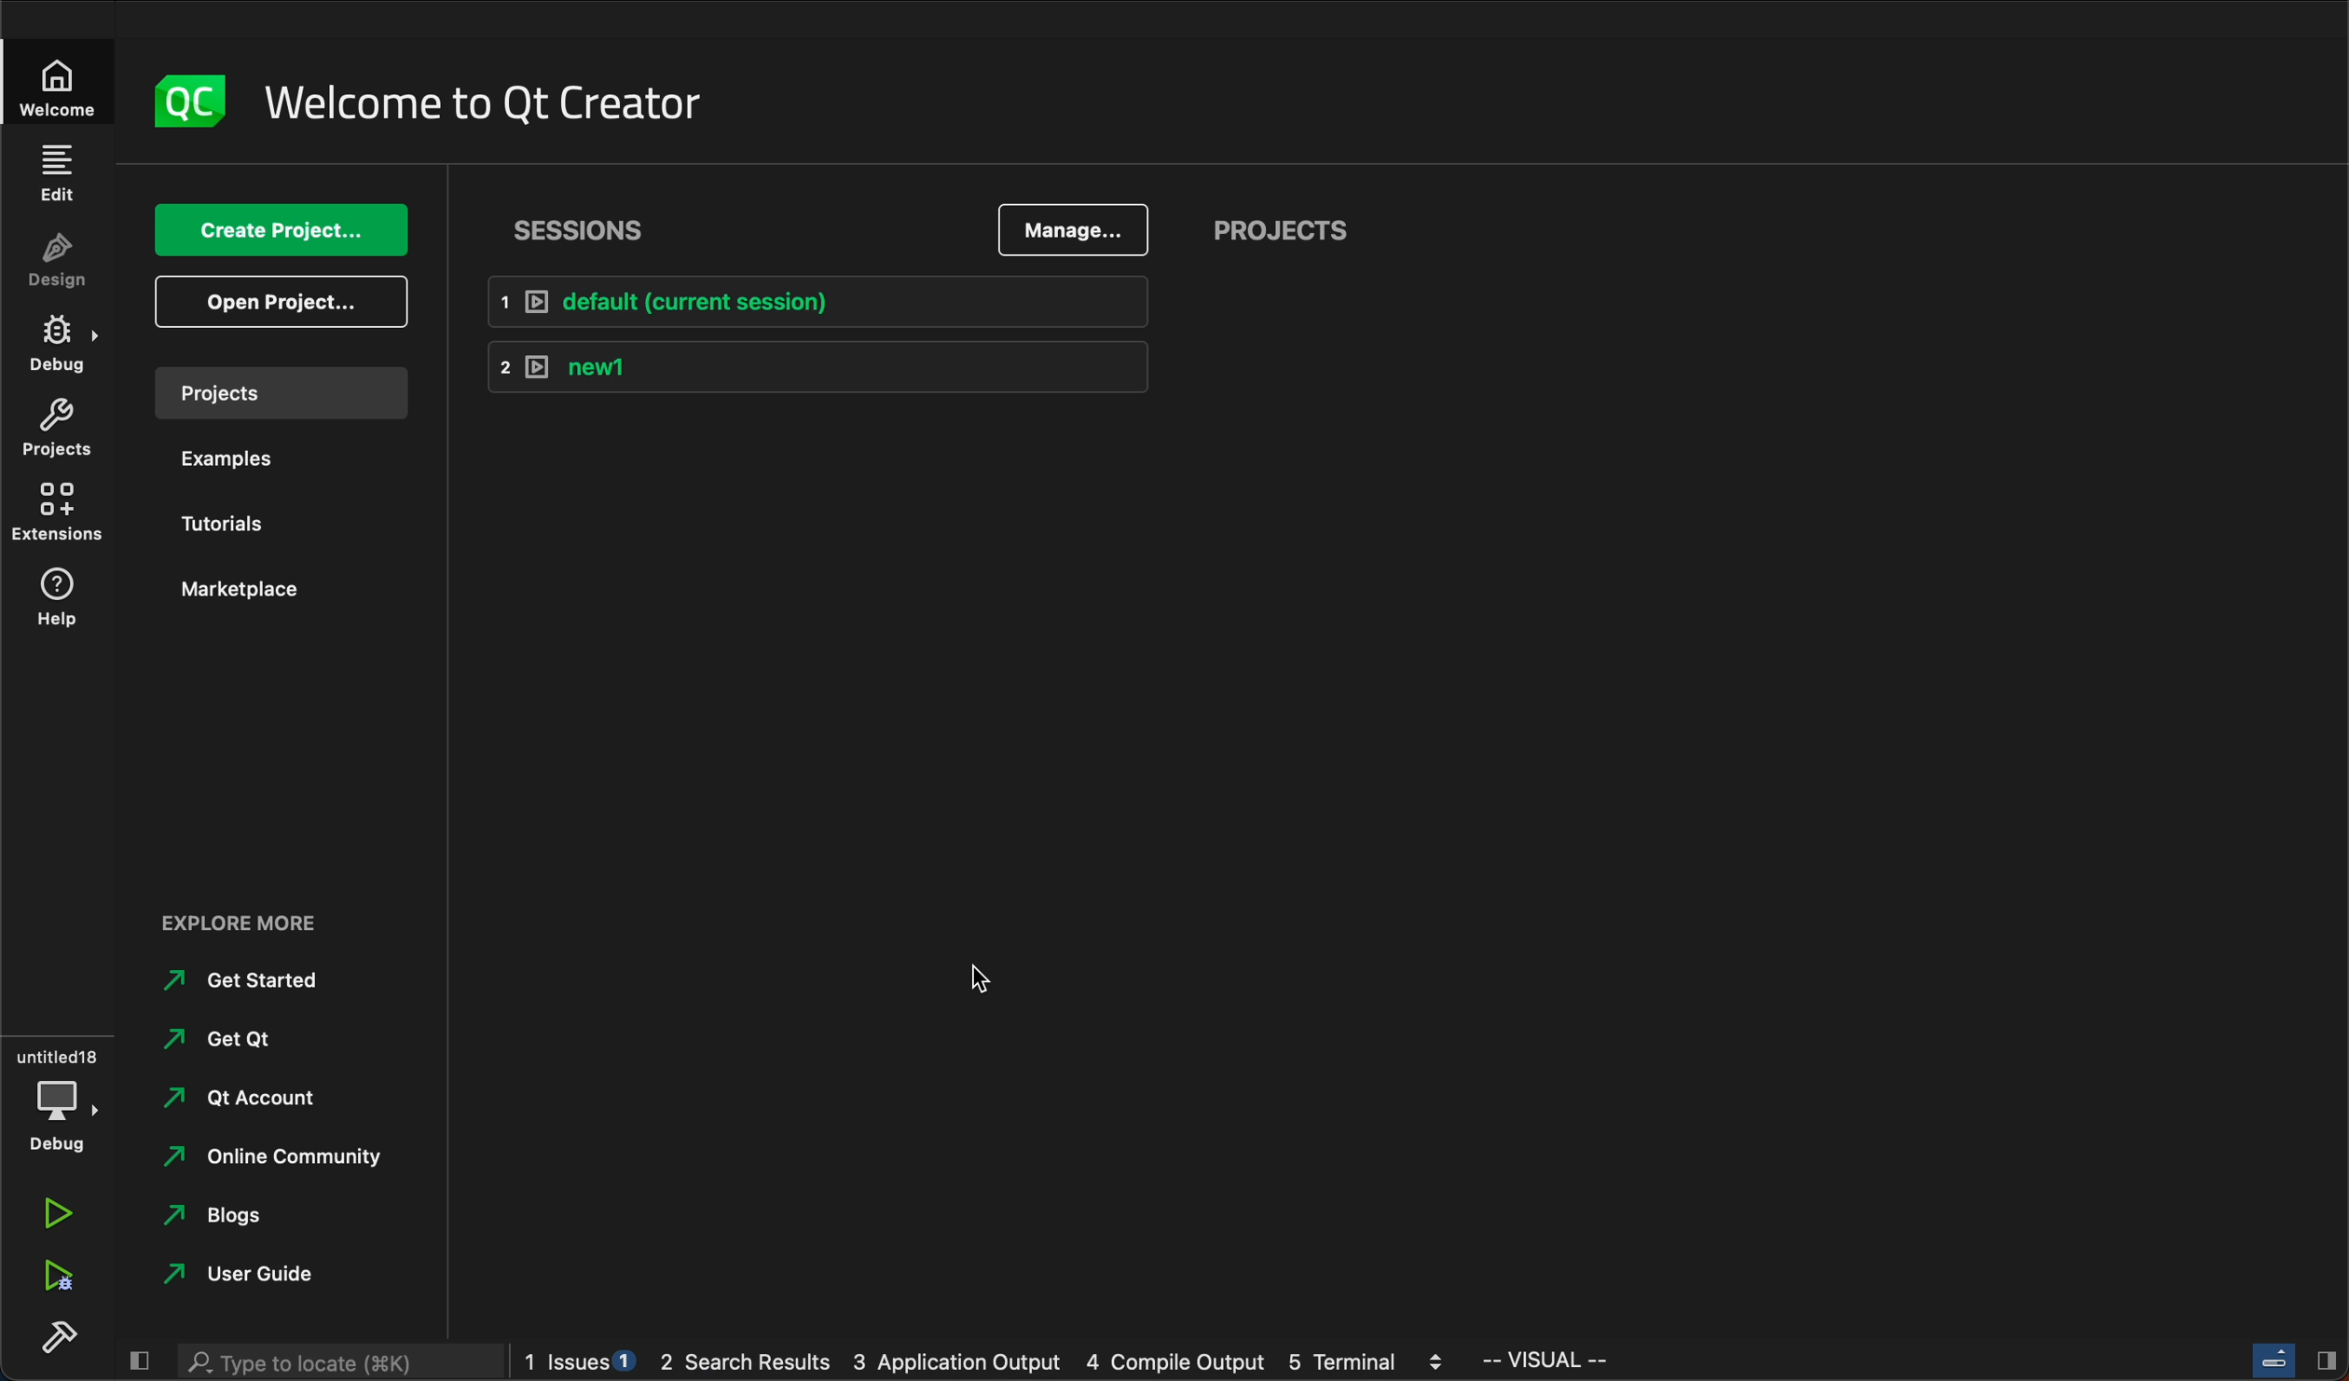 This screenshot has width=2349, height=1381. I want to click on manage, so click(1065, 232).